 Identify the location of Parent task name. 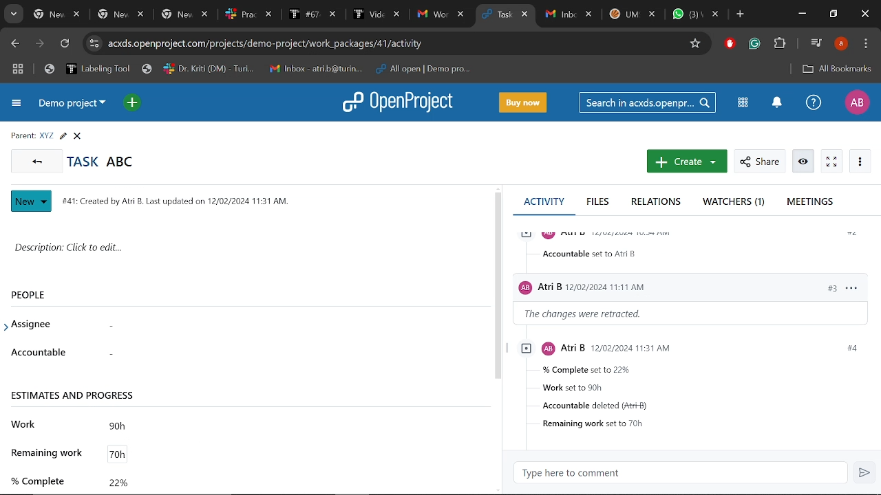
(45, 136).